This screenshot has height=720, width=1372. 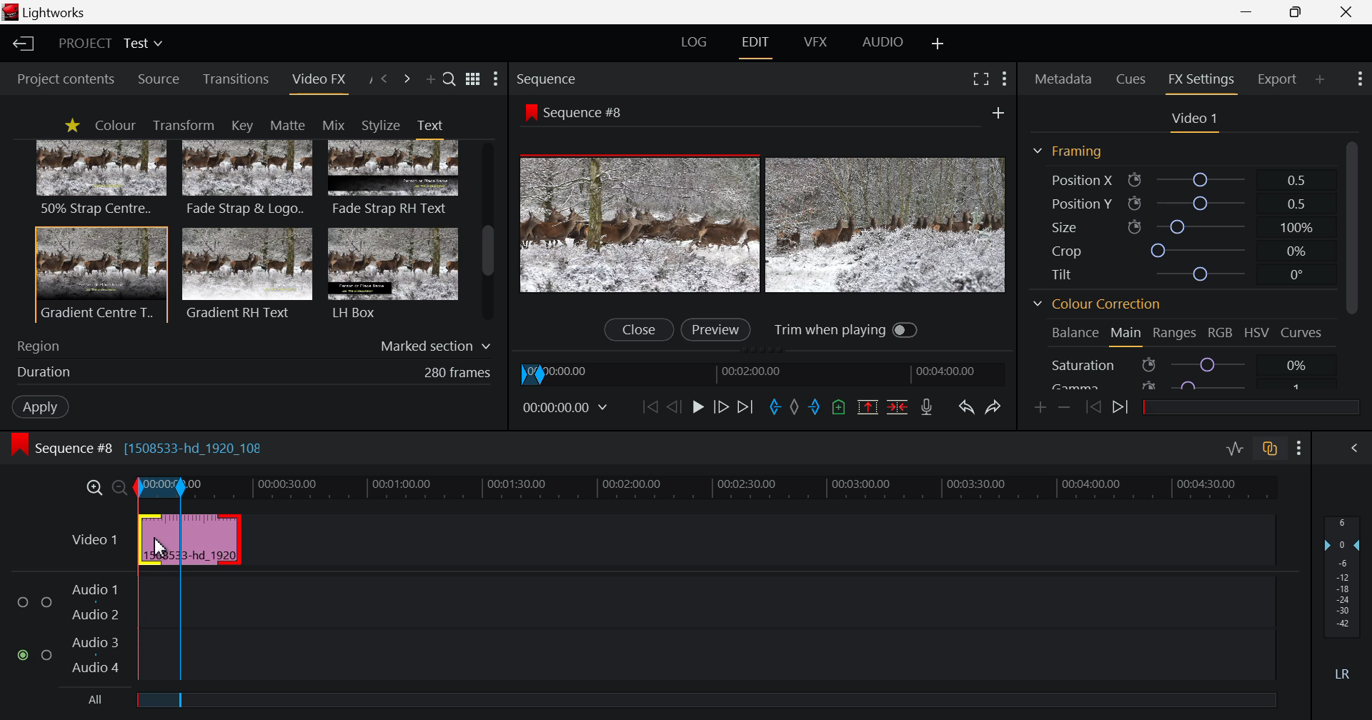 I want to click on Timeline Zoom Out, so click(x=120, y=484).